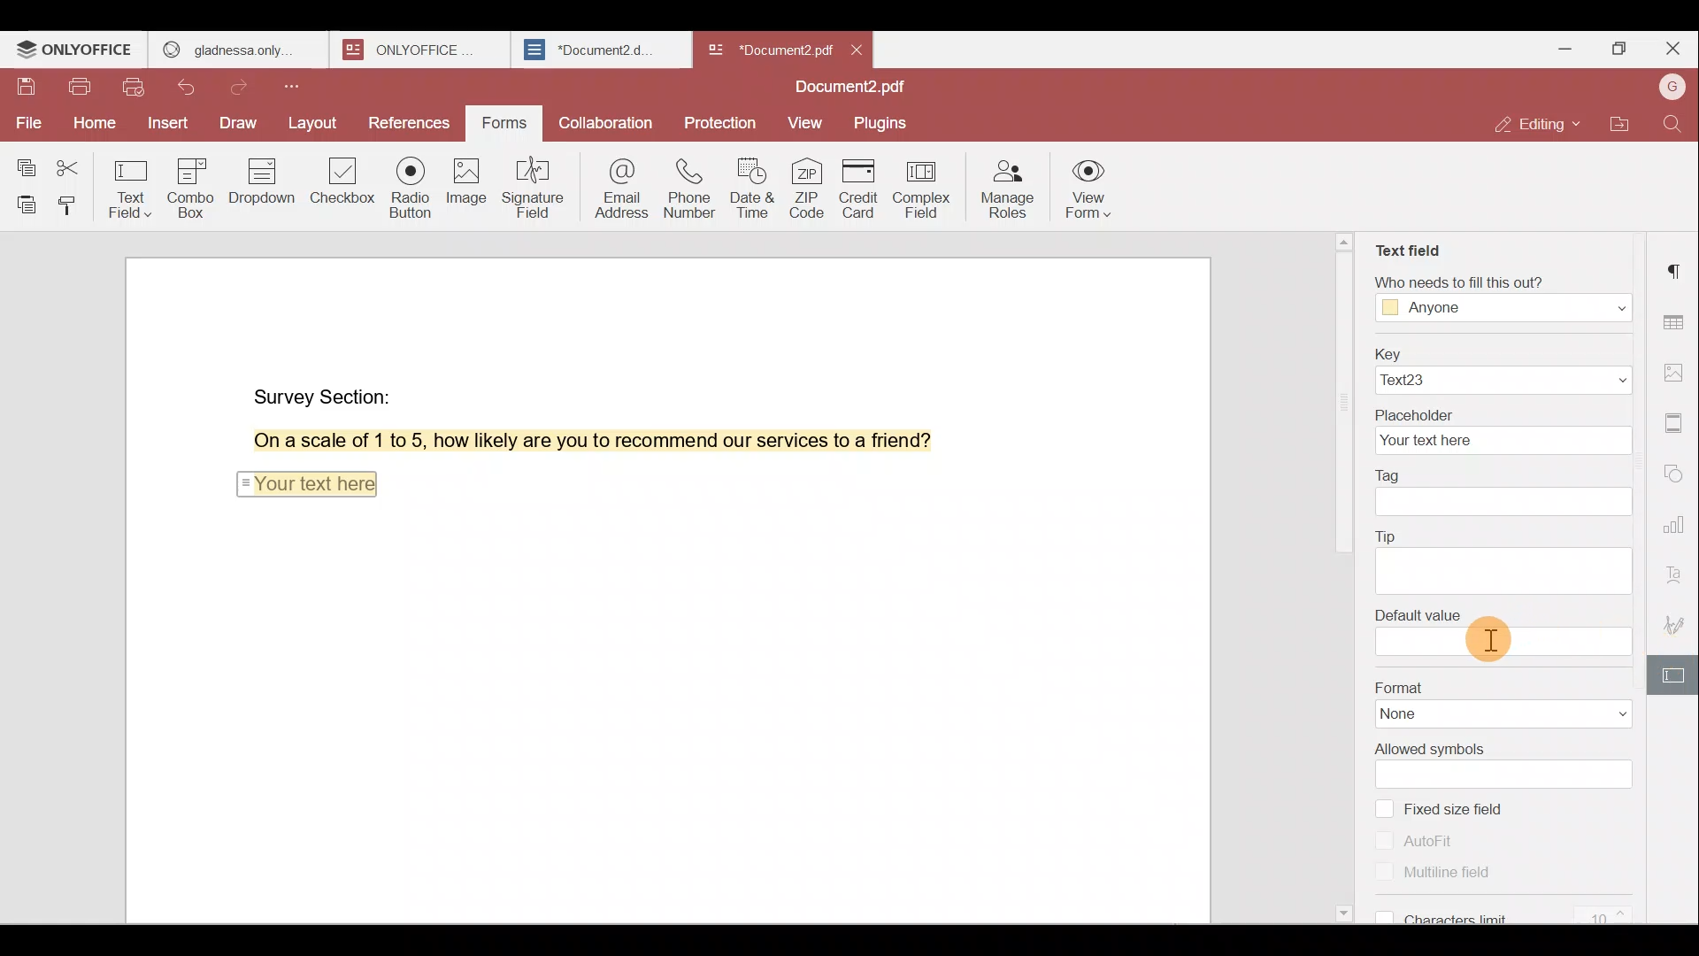  I want to click on Image, so click(465, 186).